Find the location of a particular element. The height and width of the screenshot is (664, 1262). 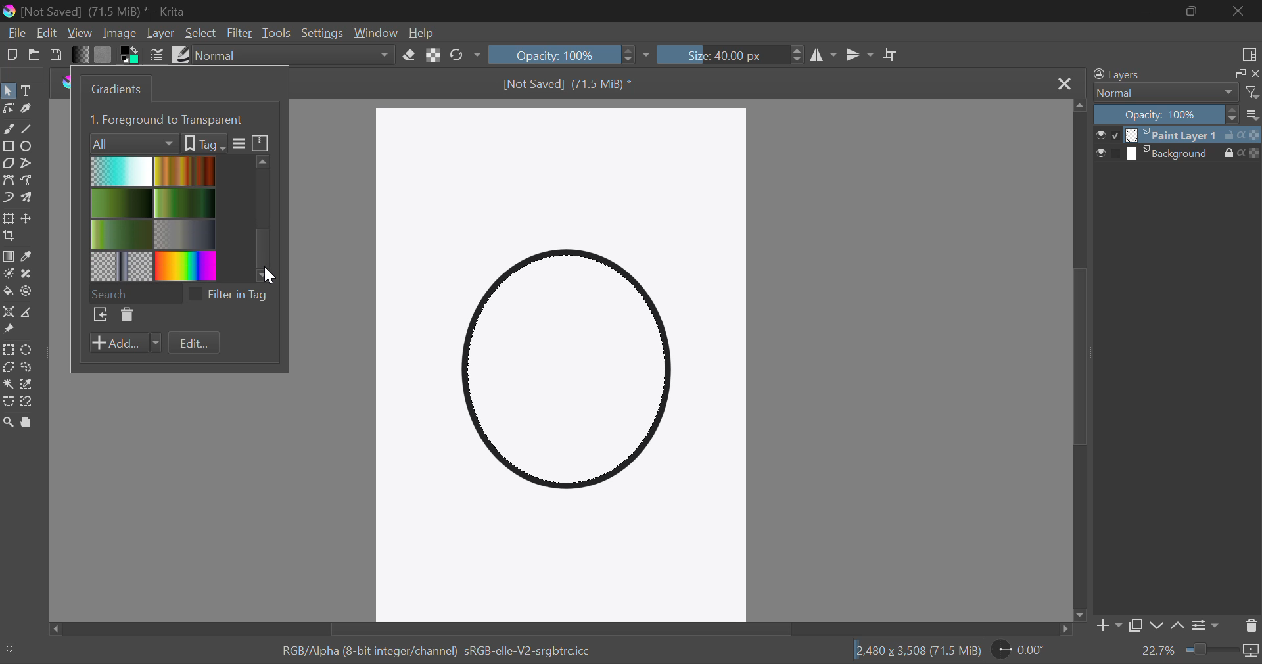

zoom value is located at coordinates (1159, 651).